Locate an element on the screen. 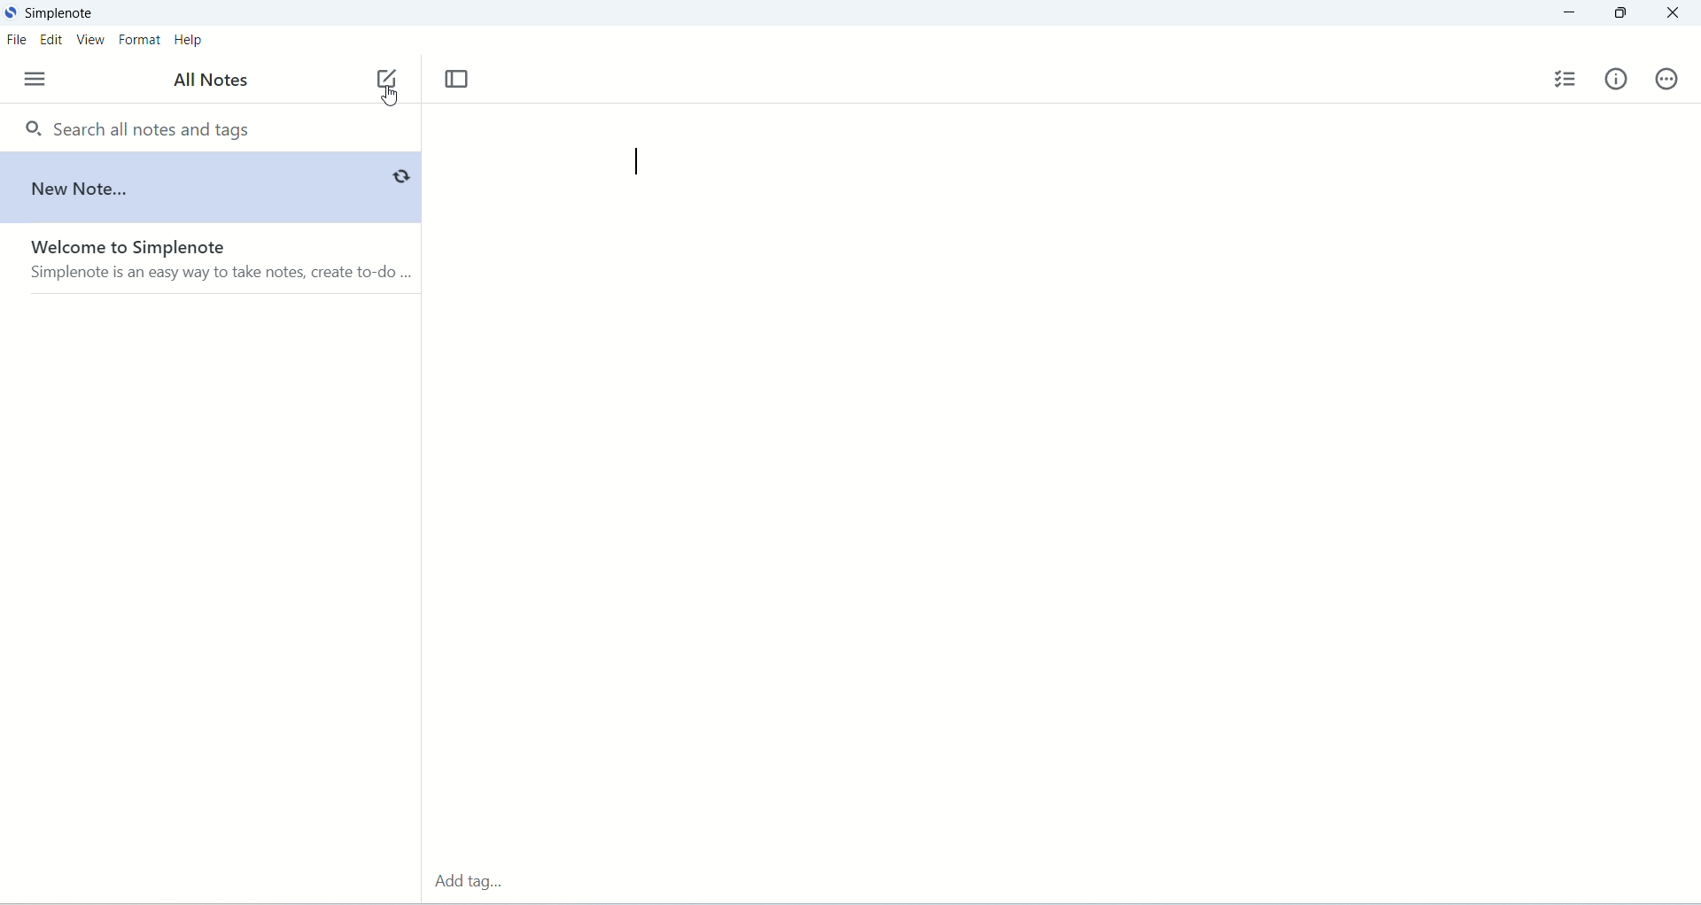 The height and width of the screenshot is (905, 1701). cursor is located at coordinates (639, 166).